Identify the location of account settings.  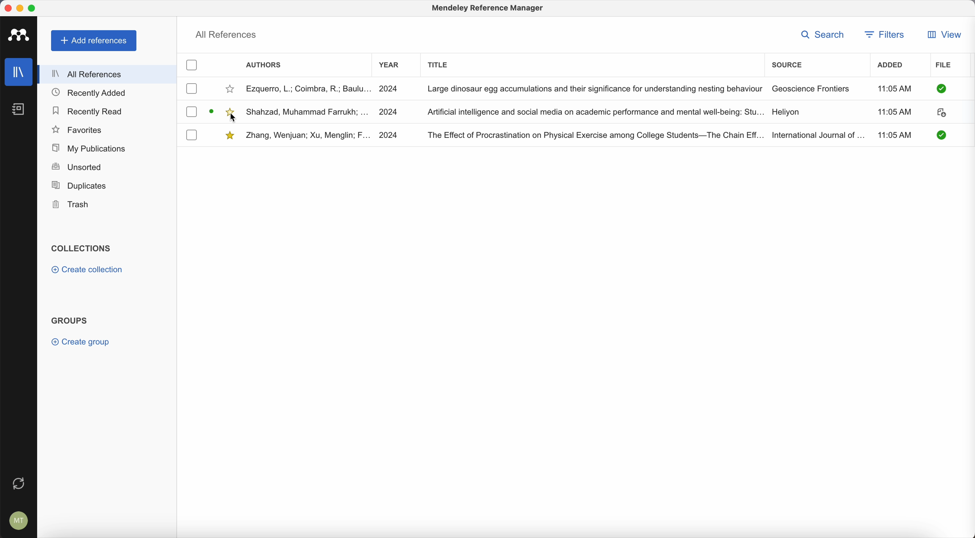
(17, 519).